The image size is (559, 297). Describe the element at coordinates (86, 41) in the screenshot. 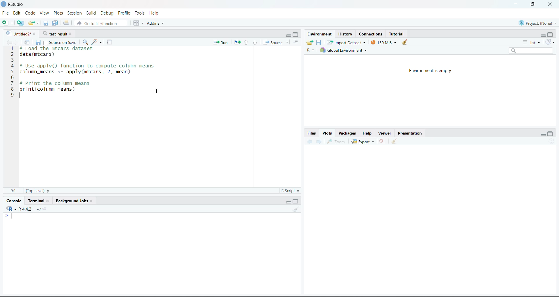

I see `Find/Replace` at that location.